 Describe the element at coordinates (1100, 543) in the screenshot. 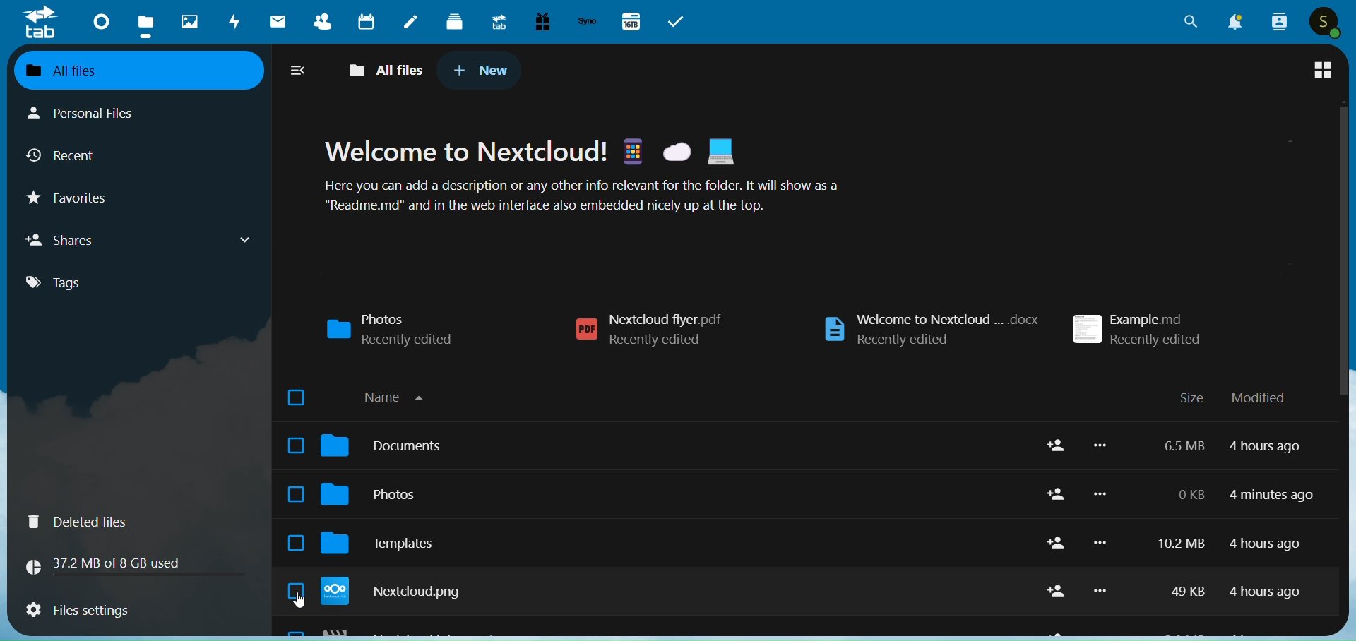

I see `More` at that location.